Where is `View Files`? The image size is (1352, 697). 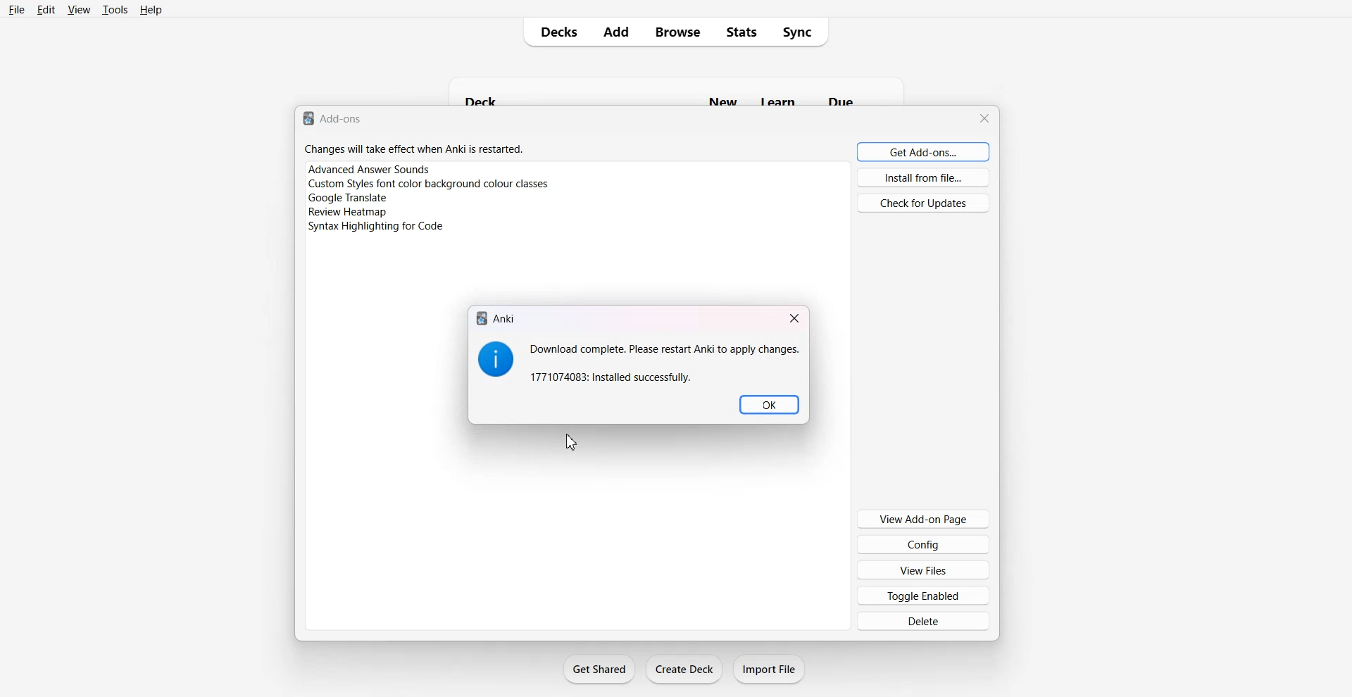 View Files is located at coordinates (923, 569).